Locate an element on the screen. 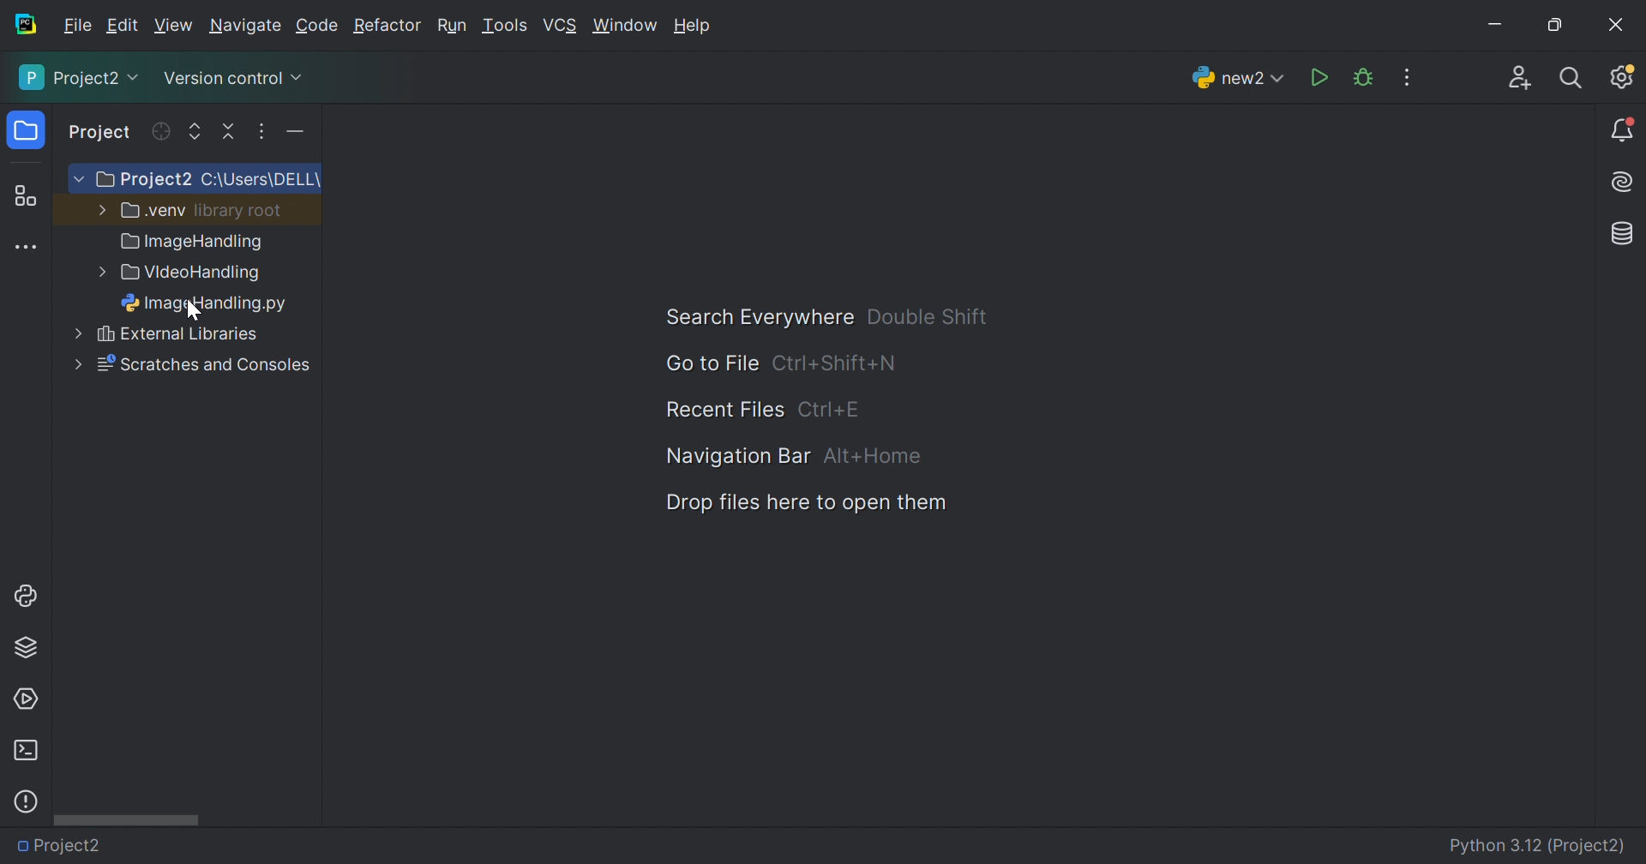 This screenshot has height=864, width=1646. Navigation Bar is located at coordinates (734, 455).